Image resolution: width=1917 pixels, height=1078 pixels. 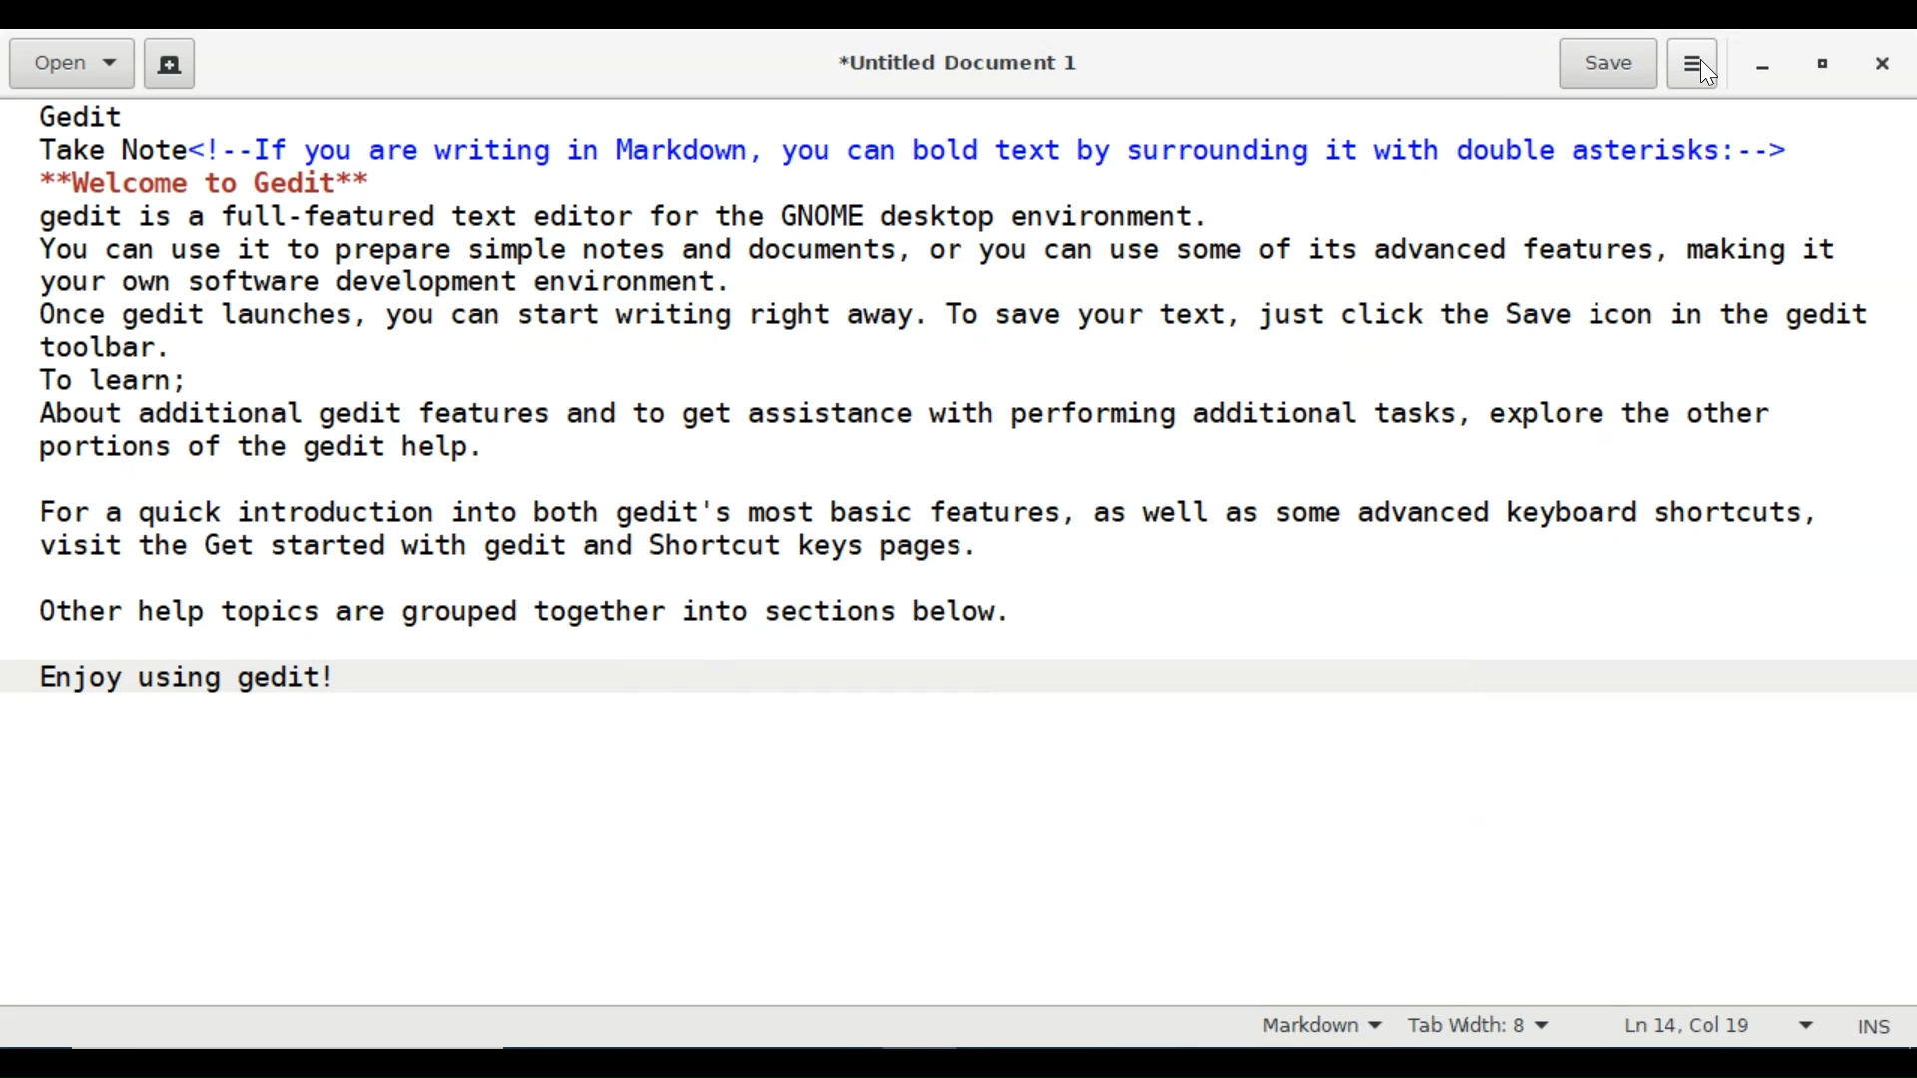 I want to click on Gedit, so click(x=84, y=115).